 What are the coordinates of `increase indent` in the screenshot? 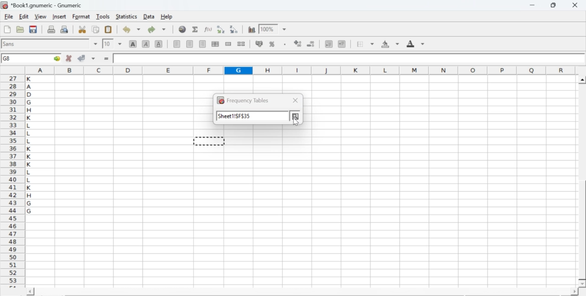 It's located at (342, 44).